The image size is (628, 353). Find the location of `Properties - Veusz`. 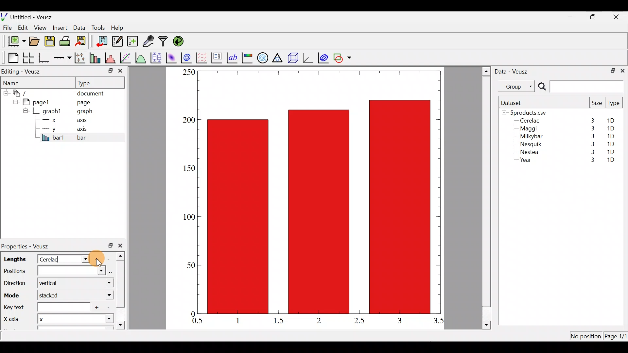

Properties - Veusz is located at coordinates (28, 246).